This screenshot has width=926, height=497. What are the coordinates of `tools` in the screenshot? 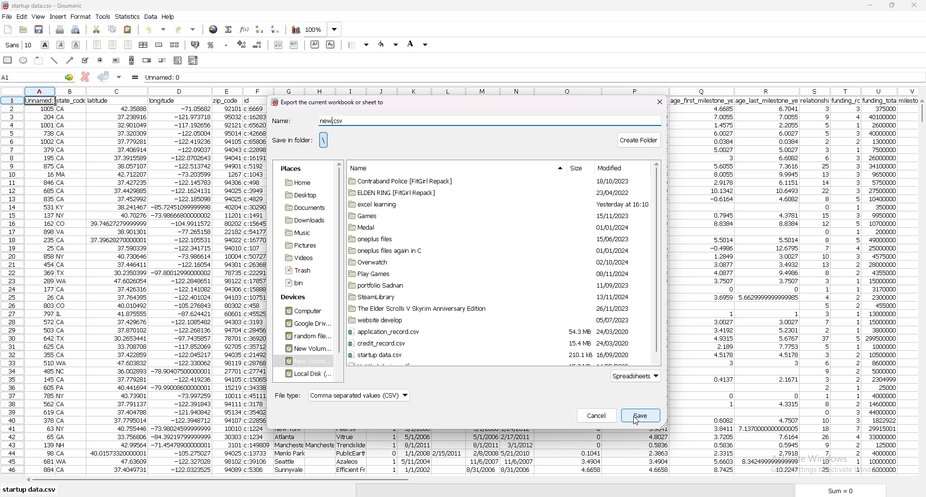 It's located at (103, 16).